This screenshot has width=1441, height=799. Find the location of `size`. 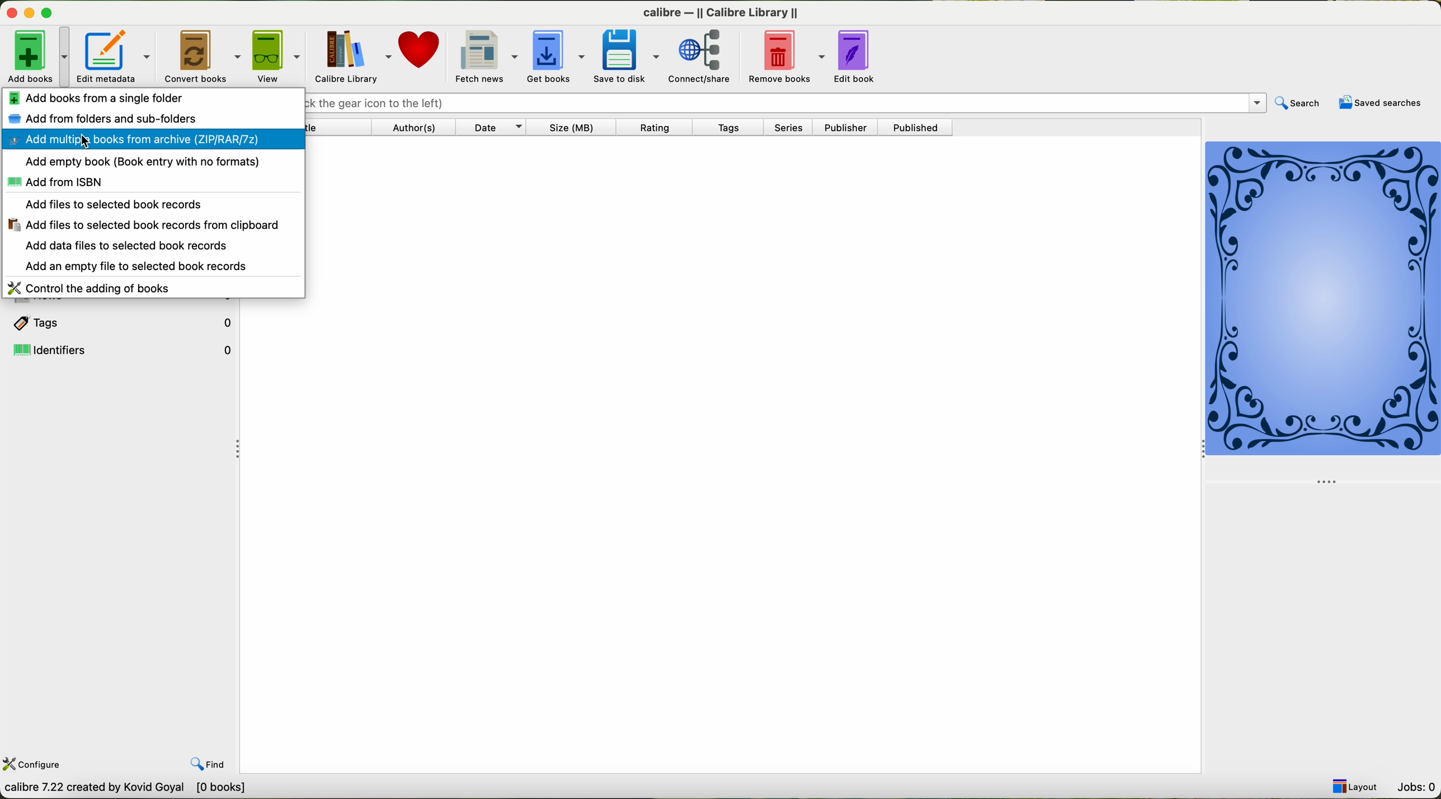

size is located at coordinates (576, 127).